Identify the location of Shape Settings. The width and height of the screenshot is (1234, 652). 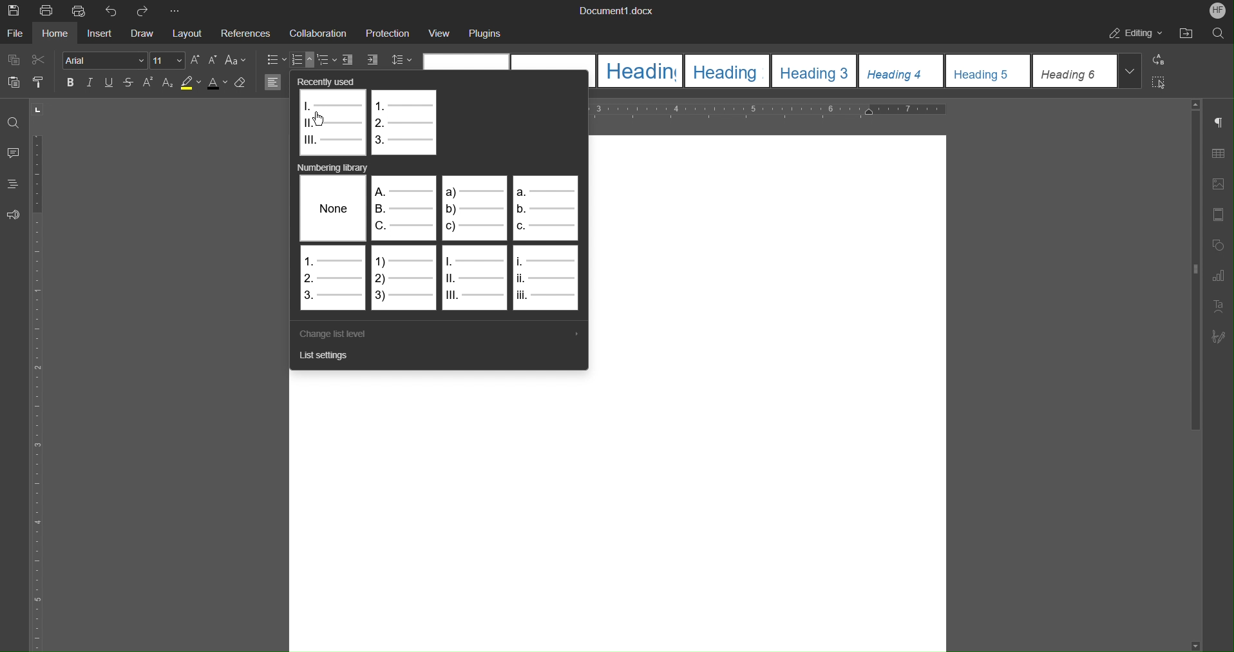
(1219, 245).